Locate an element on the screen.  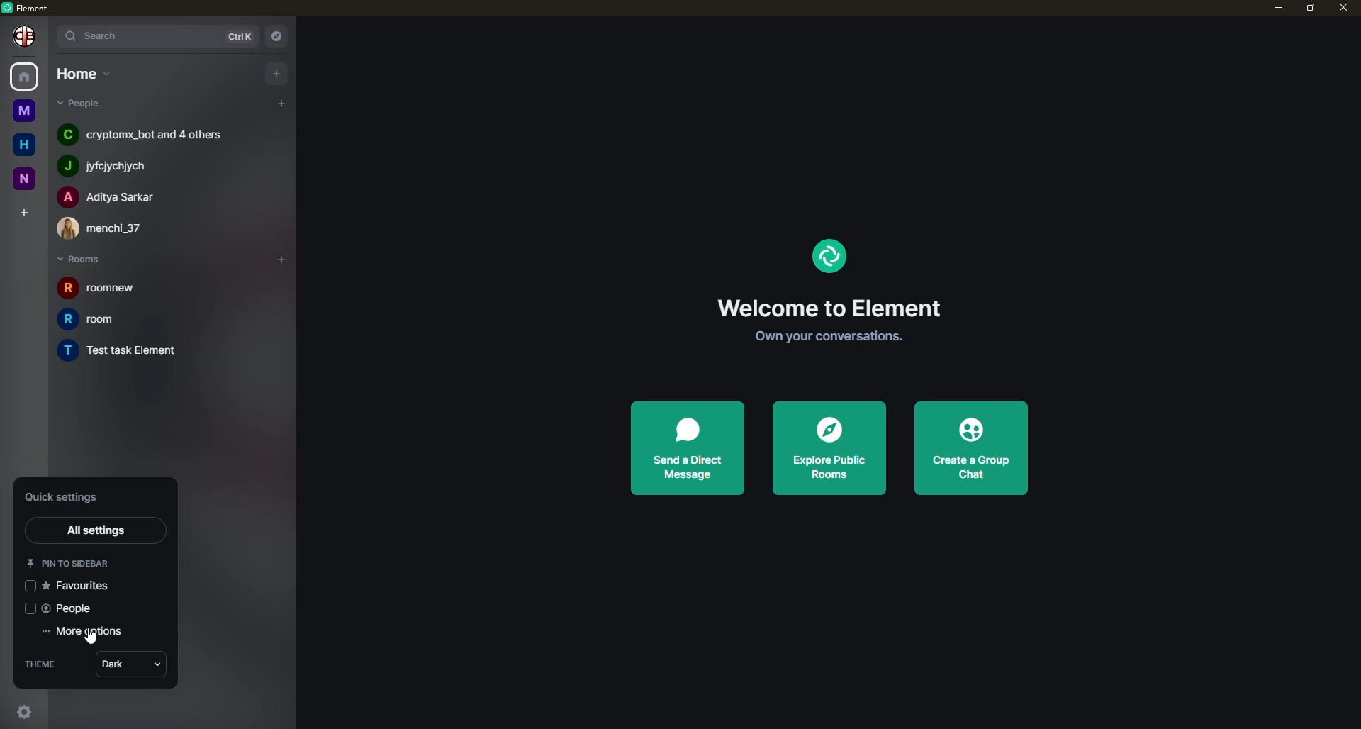
people is located at coordinates (79, 104).